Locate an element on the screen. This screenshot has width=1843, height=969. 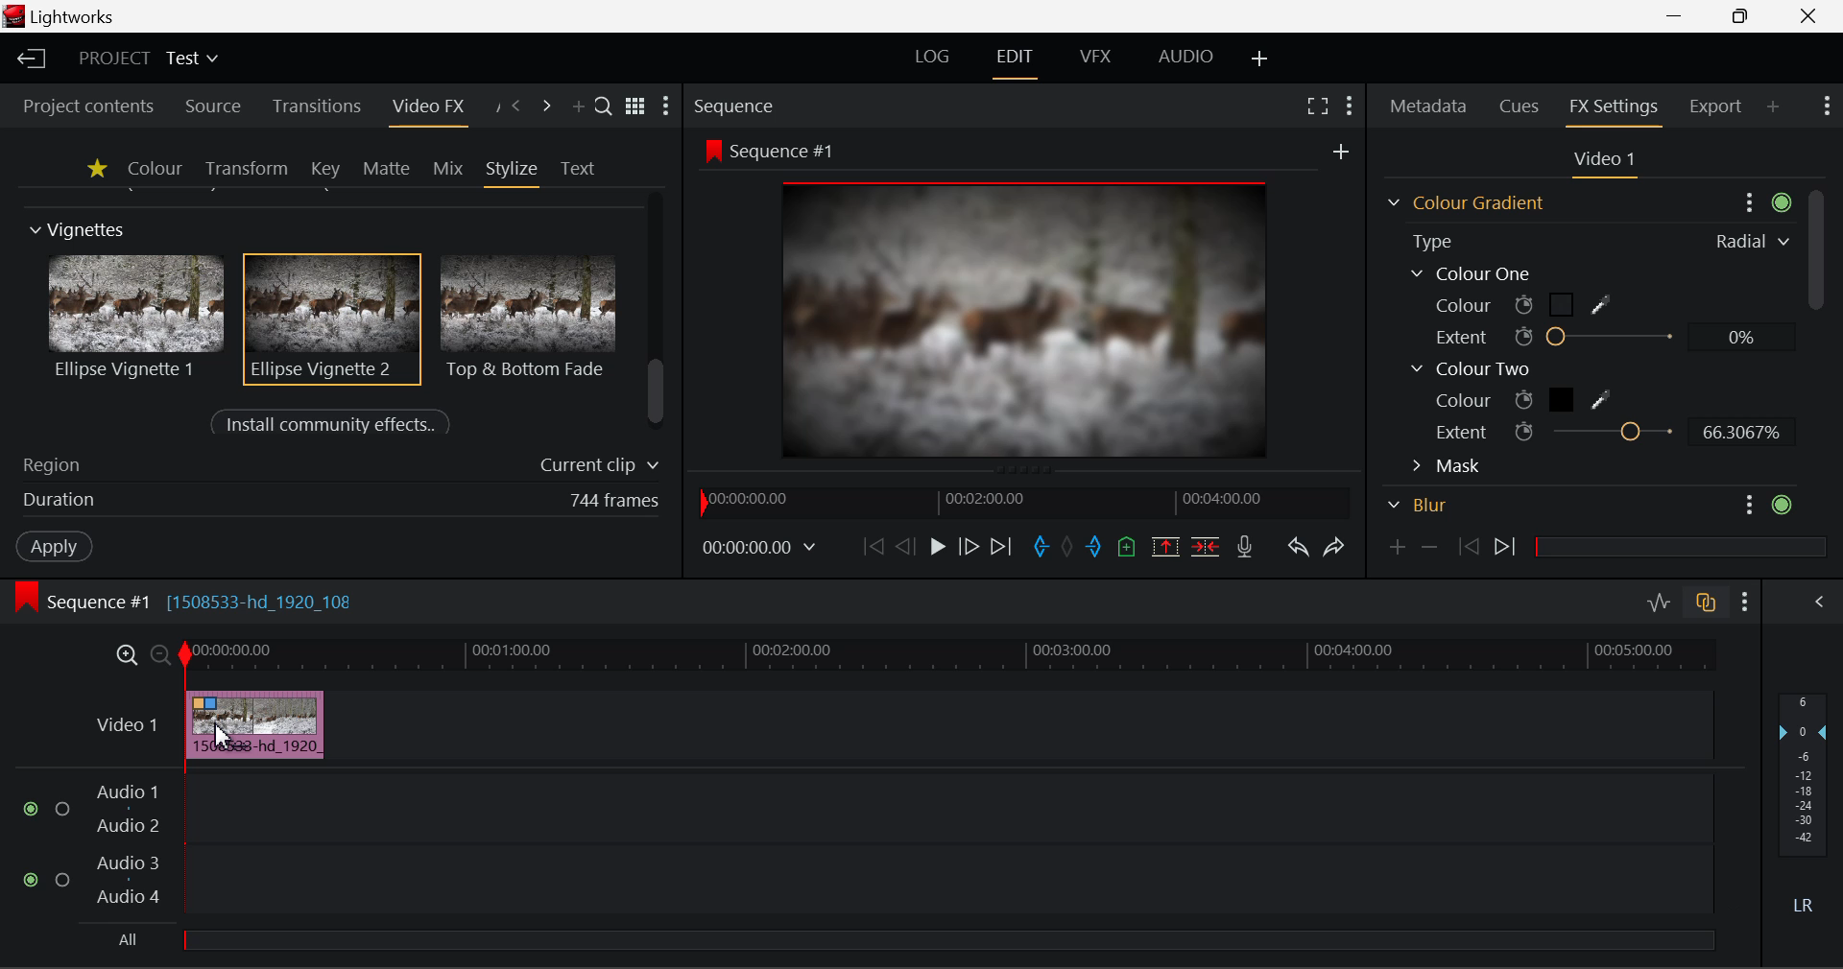
Restore Down is located at coordinates (1680, 16).